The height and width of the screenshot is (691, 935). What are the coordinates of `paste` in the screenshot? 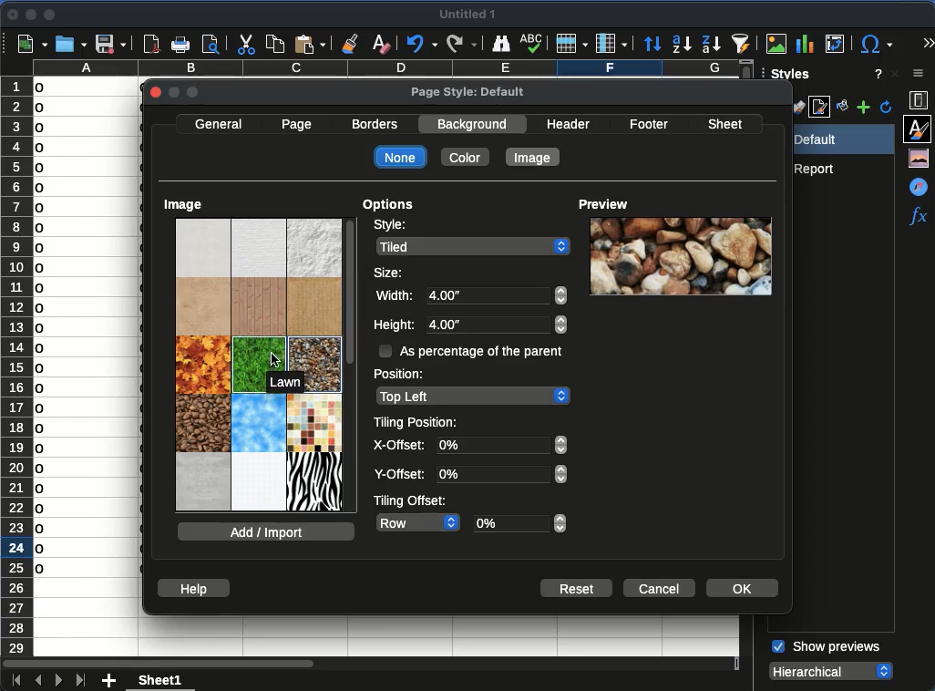 It's located at (311, 43).